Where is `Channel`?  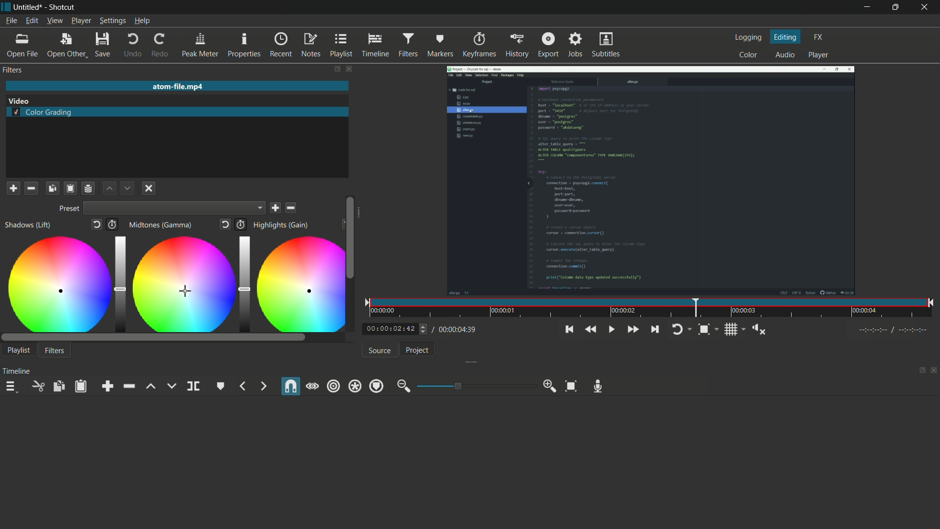 Channel is located at coordinates (89, 188).